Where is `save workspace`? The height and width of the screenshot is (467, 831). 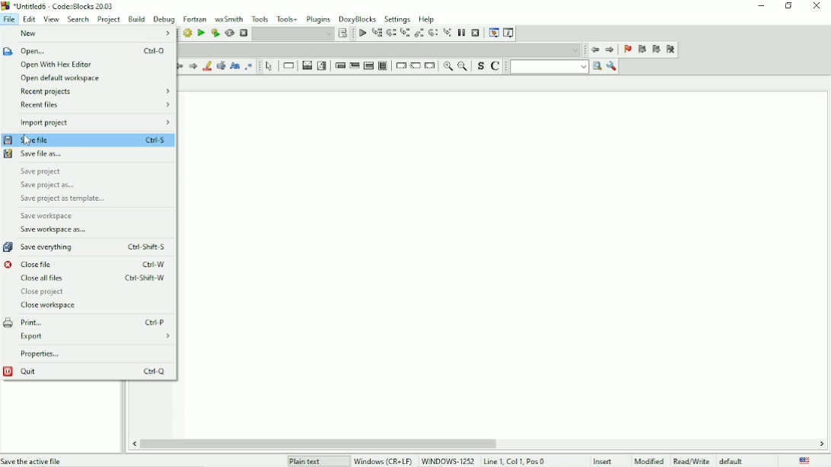
save workspace is located at coordinates (51, 216).